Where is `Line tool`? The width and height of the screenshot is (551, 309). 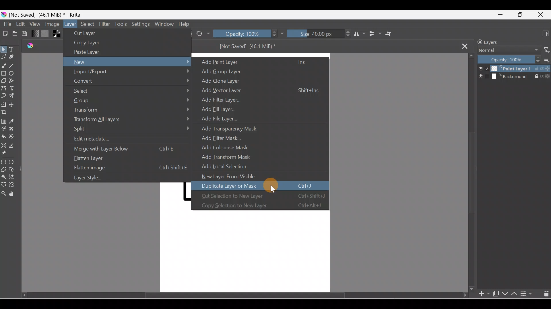
Line tool is located at coordinates (13, 66).